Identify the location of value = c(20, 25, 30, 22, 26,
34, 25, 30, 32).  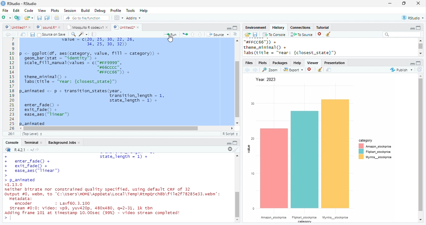
(103, 43).